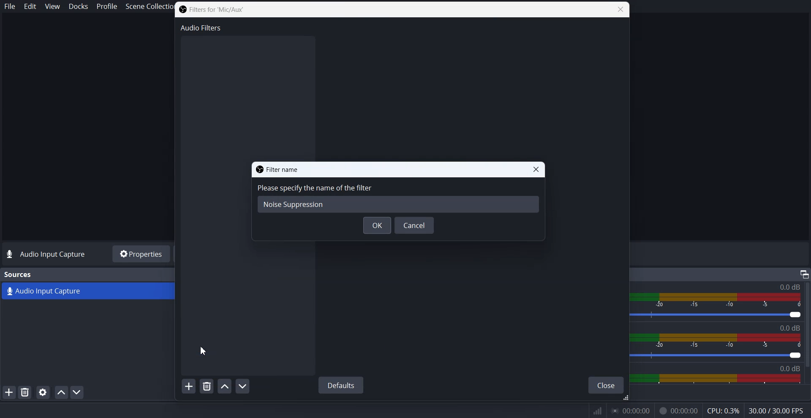  What do you see at coordinates (211, 10) in the screenshot?
I see `Text` at bounding box center [211, 10].